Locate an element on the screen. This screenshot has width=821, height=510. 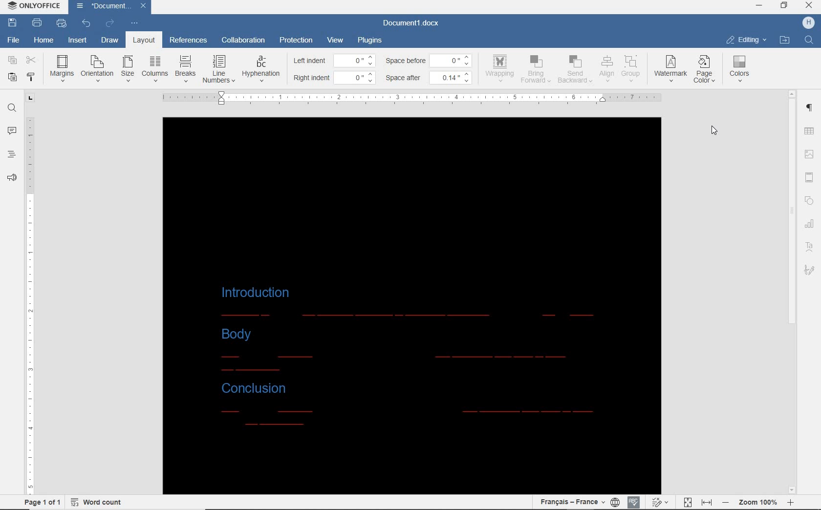
minimize is located at coordinates (759, 5).